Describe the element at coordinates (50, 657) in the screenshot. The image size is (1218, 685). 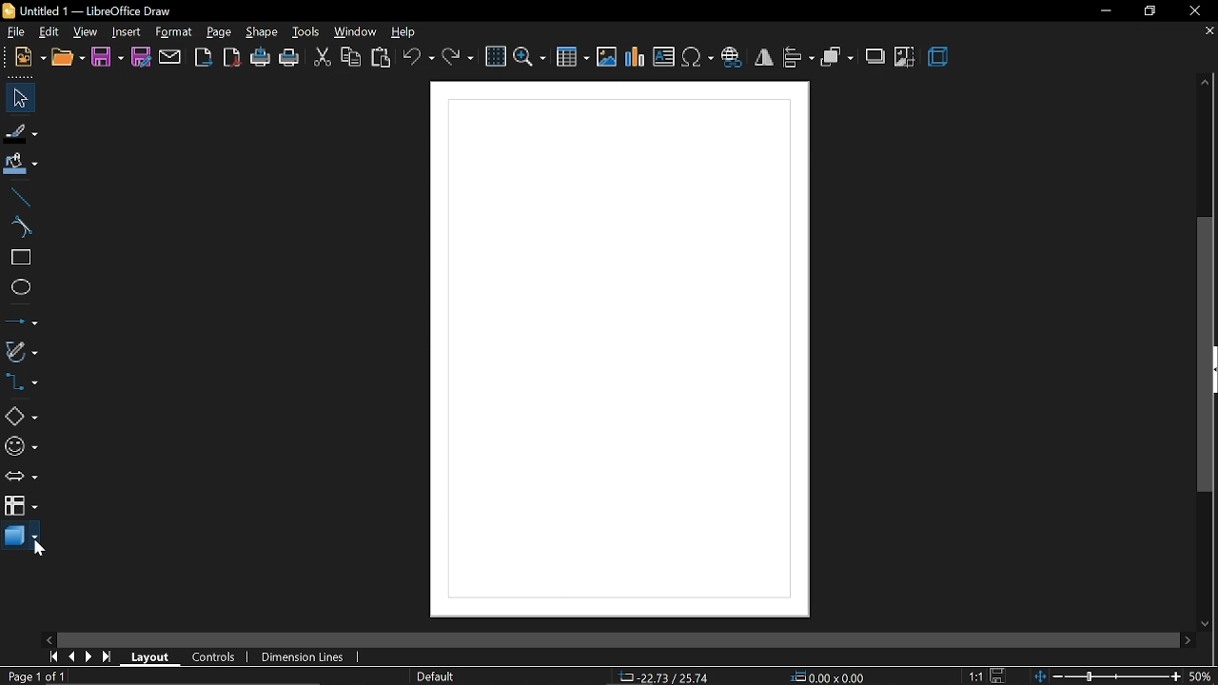
I see `go to first page` at that location.